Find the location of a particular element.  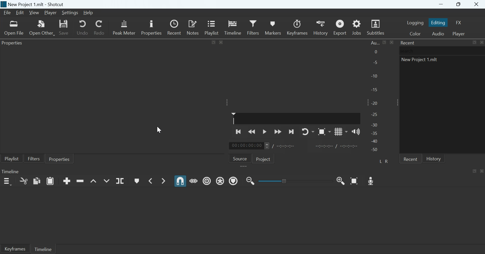

Undo is located at coordinates (82, 27).